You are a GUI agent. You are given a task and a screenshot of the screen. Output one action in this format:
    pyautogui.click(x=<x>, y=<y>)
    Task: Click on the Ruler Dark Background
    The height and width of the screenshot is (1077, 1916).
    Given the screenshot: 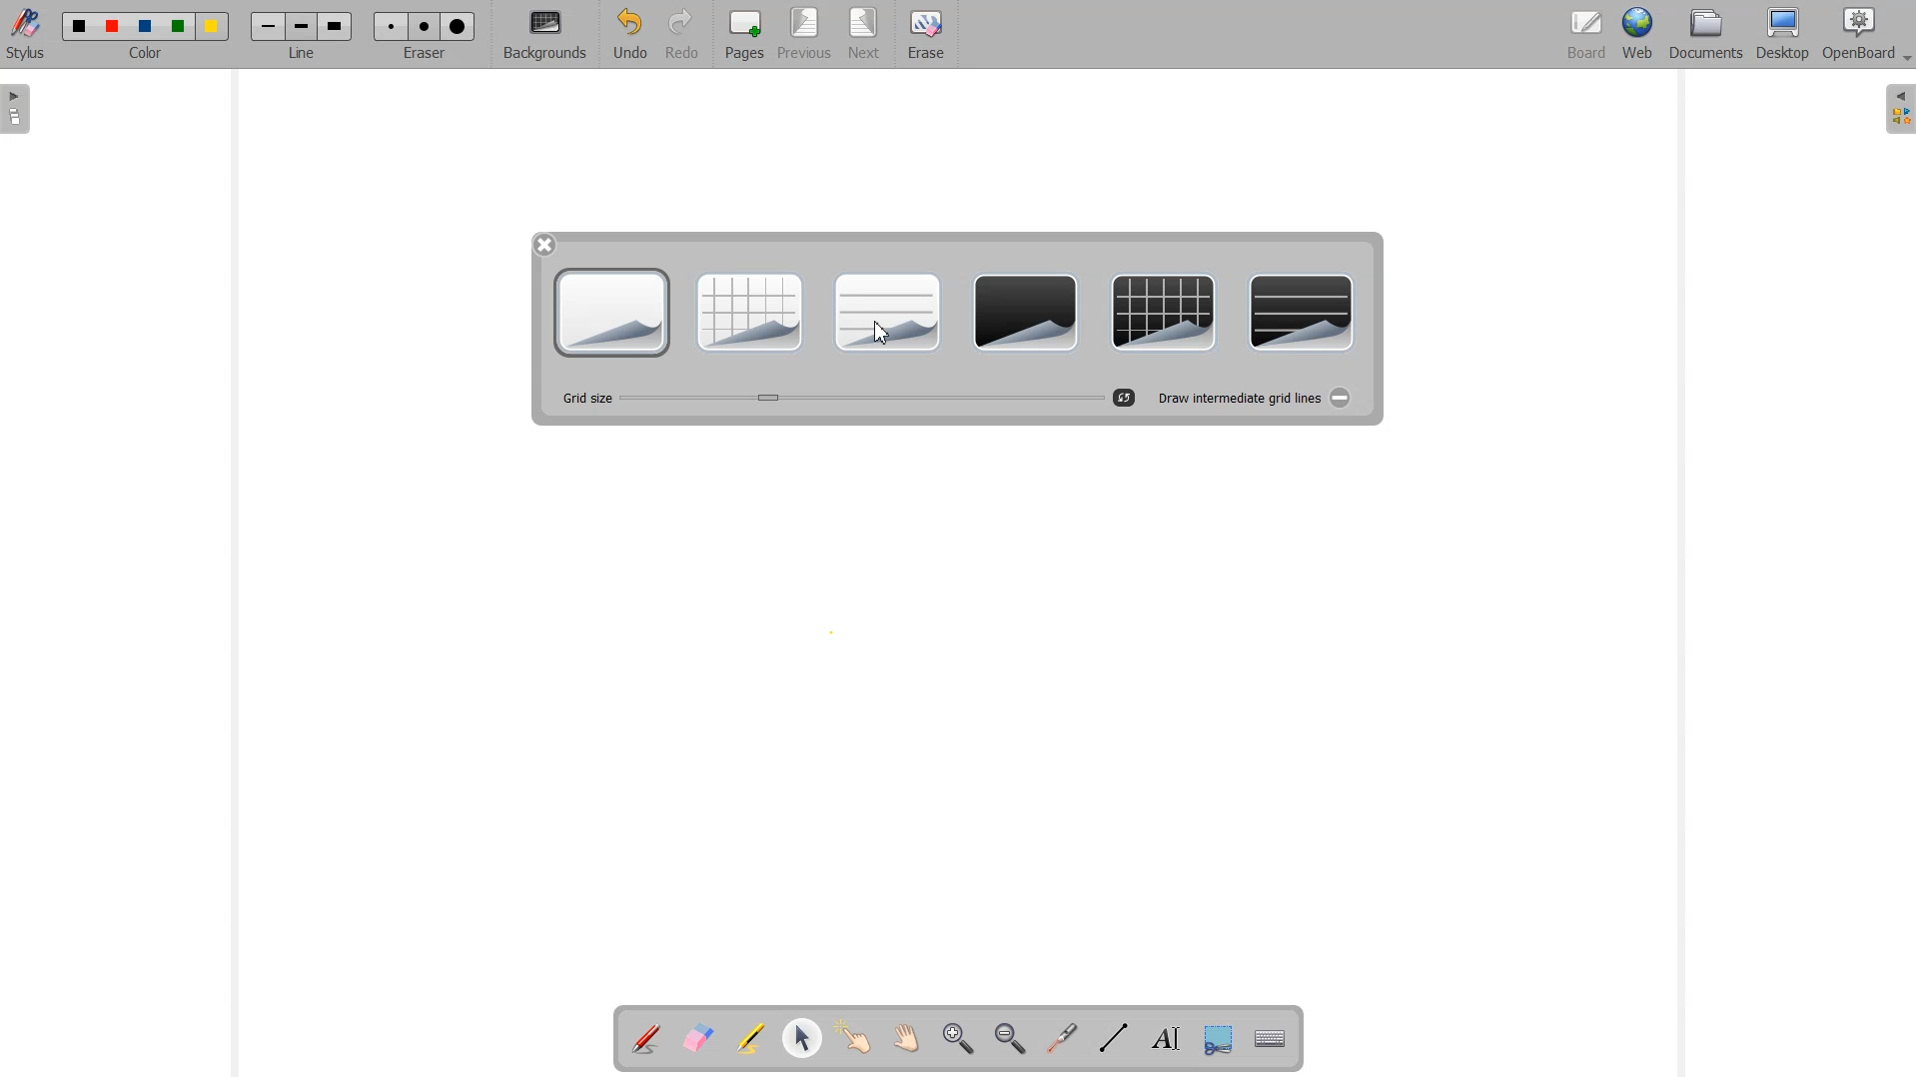 What is the action you would take?
    pyautogui.click(x=1301, y=315)
    